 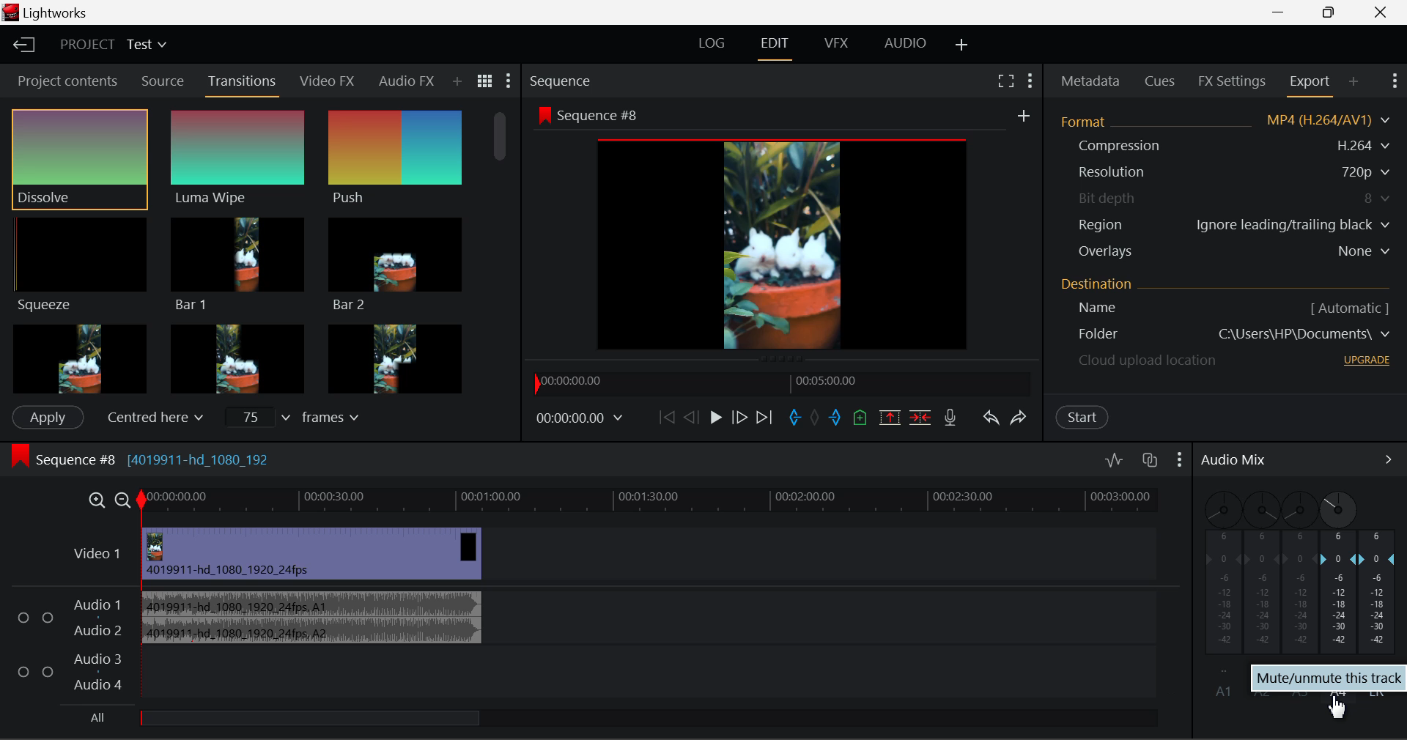 What do you see at coordinates (1334, 12) in the screenshot?
I see `Minimize` at bounding box center [1334, 12].